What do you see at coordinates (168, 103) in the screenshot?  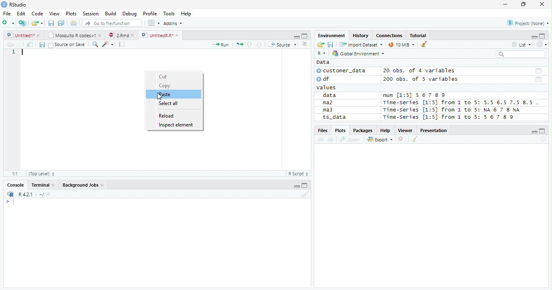 I see `Select all` at bounding box center [168, 103].